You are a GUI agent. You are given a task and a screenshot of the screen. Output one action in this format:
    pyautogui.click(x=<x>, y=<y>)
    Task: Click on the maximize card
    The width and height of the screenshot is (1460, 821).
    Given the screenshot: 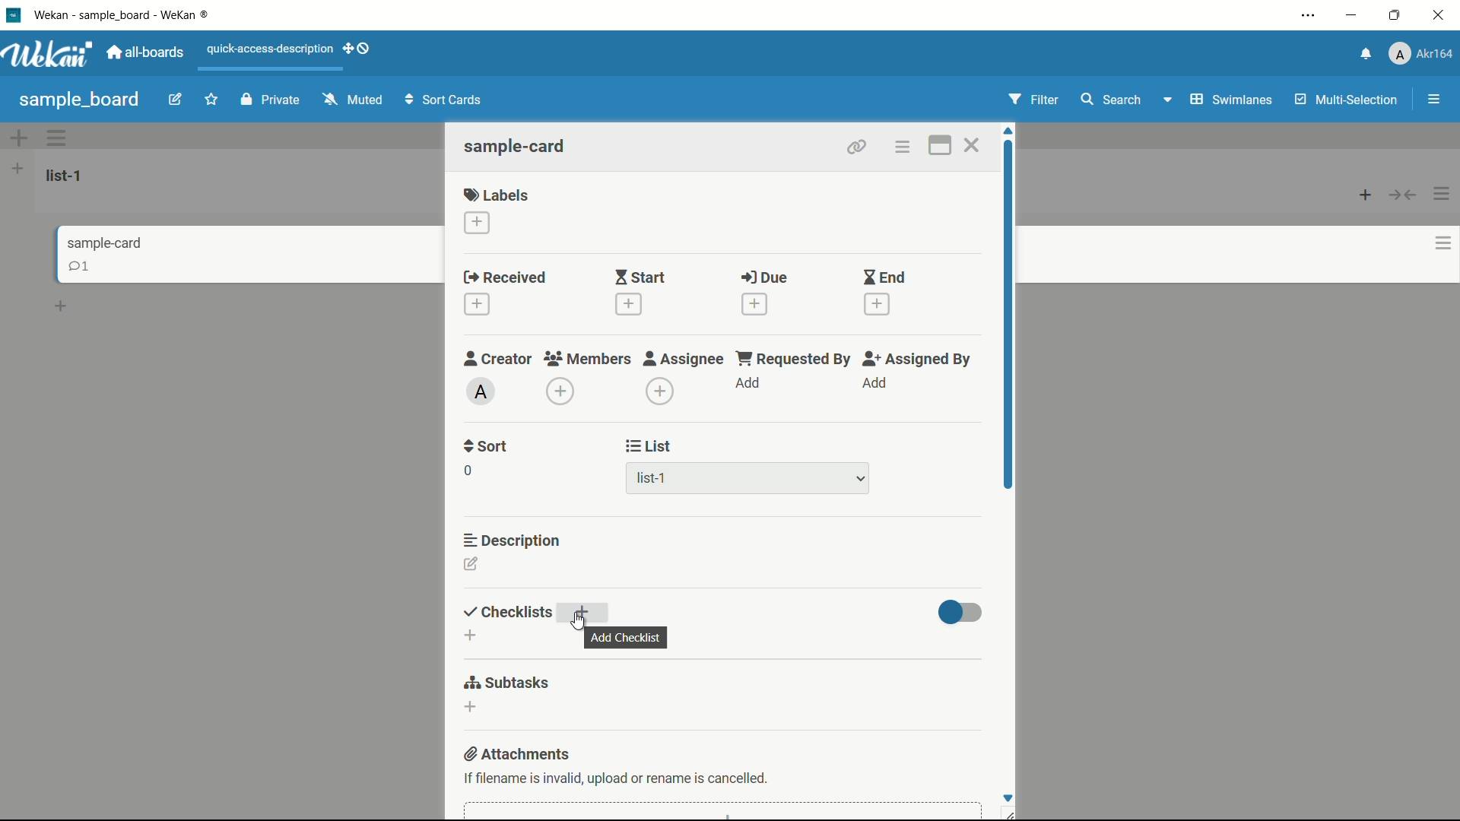 What is the action you would take?
    pyautogui.click(x=939, y=145)
    